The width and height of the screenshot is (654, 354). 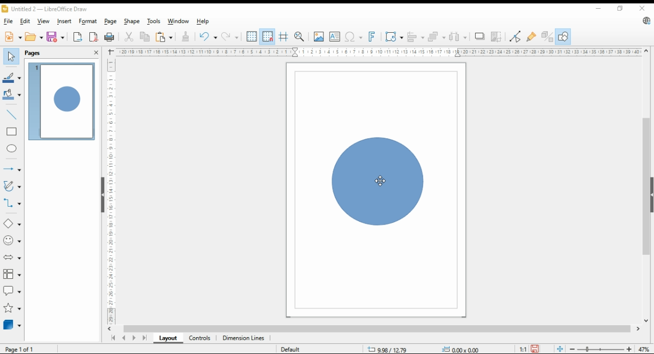 I want to click on export directly as pdf, so click(x=94, y=36).